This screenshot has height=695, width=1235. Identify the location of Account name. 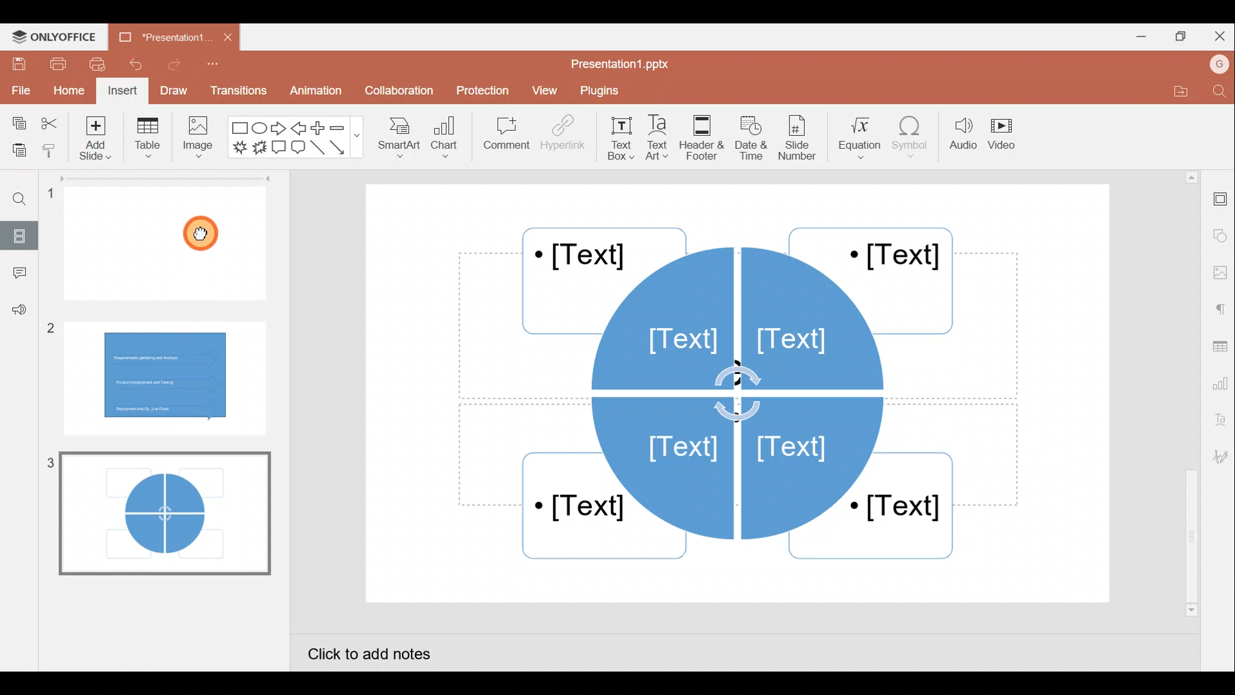
(1214, 66).